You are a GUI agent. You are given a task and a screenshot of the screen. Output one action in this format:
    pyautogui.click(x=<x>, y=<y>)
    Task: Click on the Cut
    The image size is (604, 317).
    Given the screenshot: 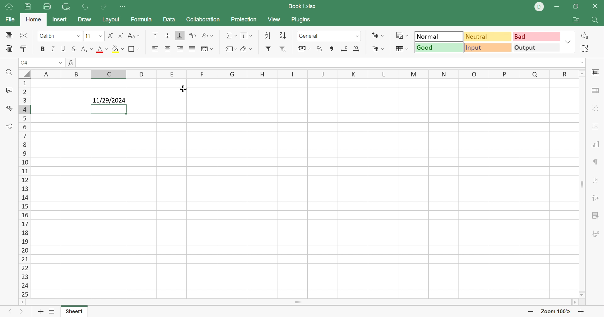 What is the action you would take?
    pyautogui.click(x=26, y=36)
    